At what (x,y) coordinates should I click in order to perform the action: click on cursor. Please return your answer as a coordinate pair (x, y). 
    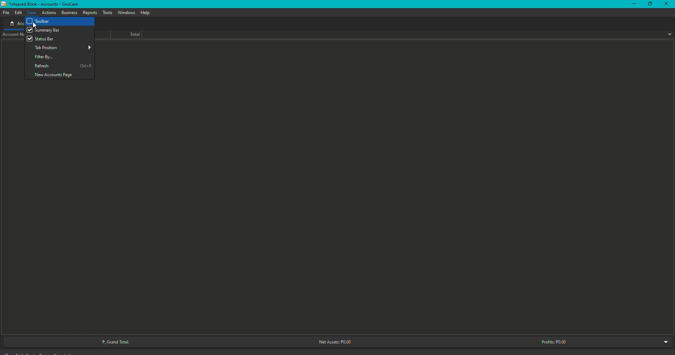
    Looking at the image, I should click on (35, 25).